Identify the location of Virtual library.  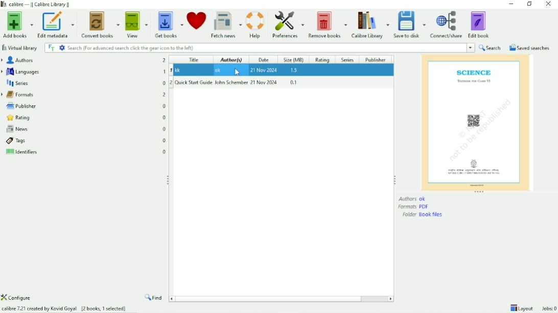
(19, 48).